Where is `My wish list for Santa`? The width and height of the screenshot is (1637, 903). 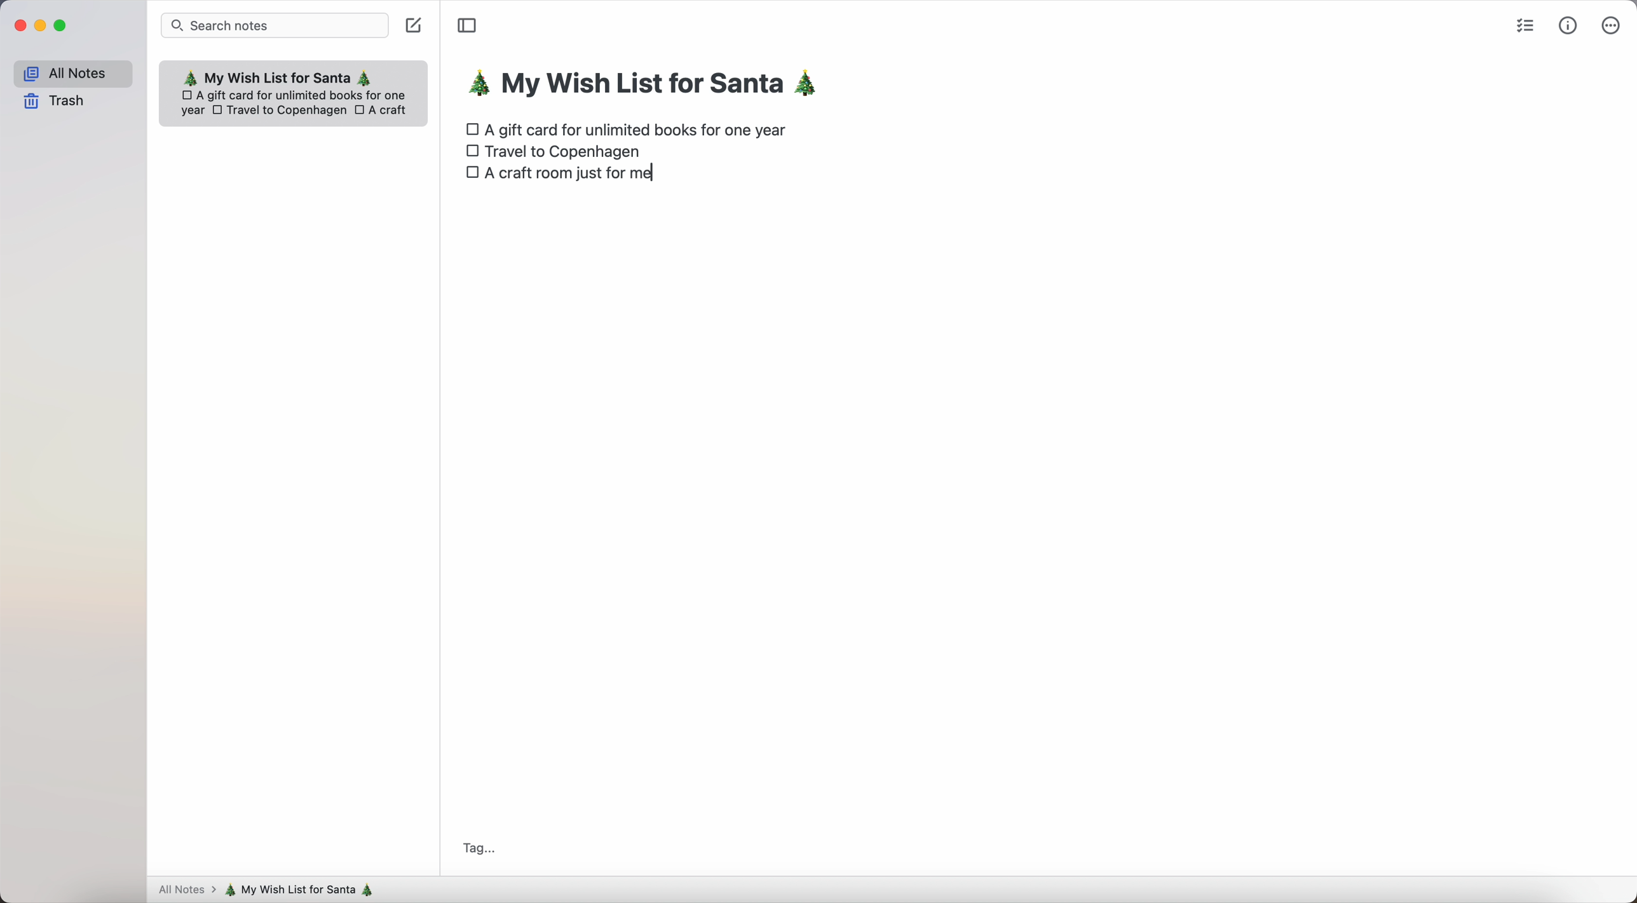 My wish list for Santa is located at coordinates (285, 75).